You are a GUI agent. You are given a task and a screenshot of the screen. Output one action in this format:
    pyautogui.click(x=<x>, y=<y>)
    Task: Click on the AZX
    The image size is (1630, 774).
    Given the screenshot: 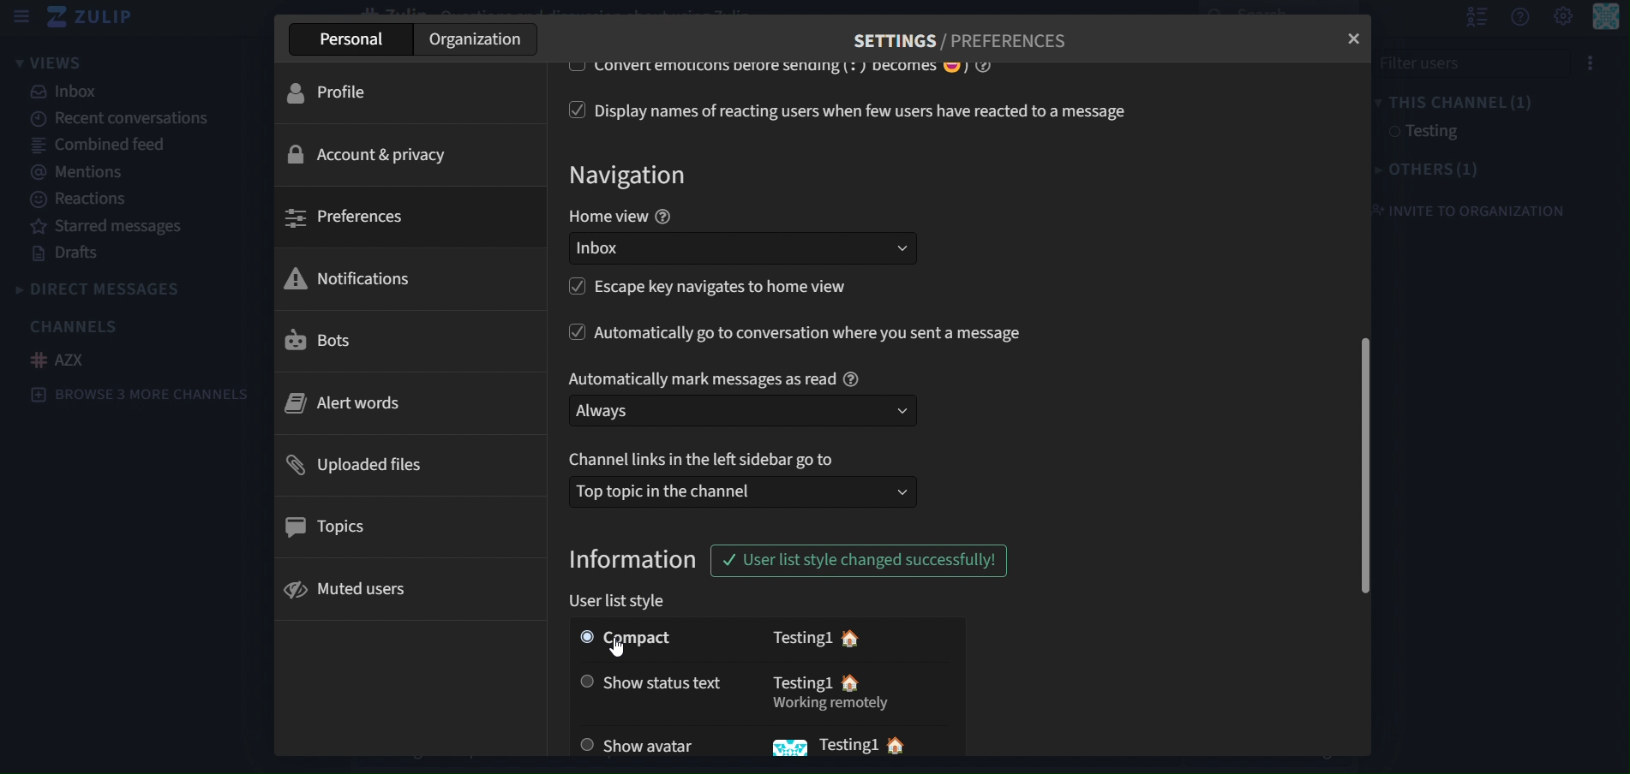 What is the action you would take?
    pyautogui.click(x=57, y=359)
    